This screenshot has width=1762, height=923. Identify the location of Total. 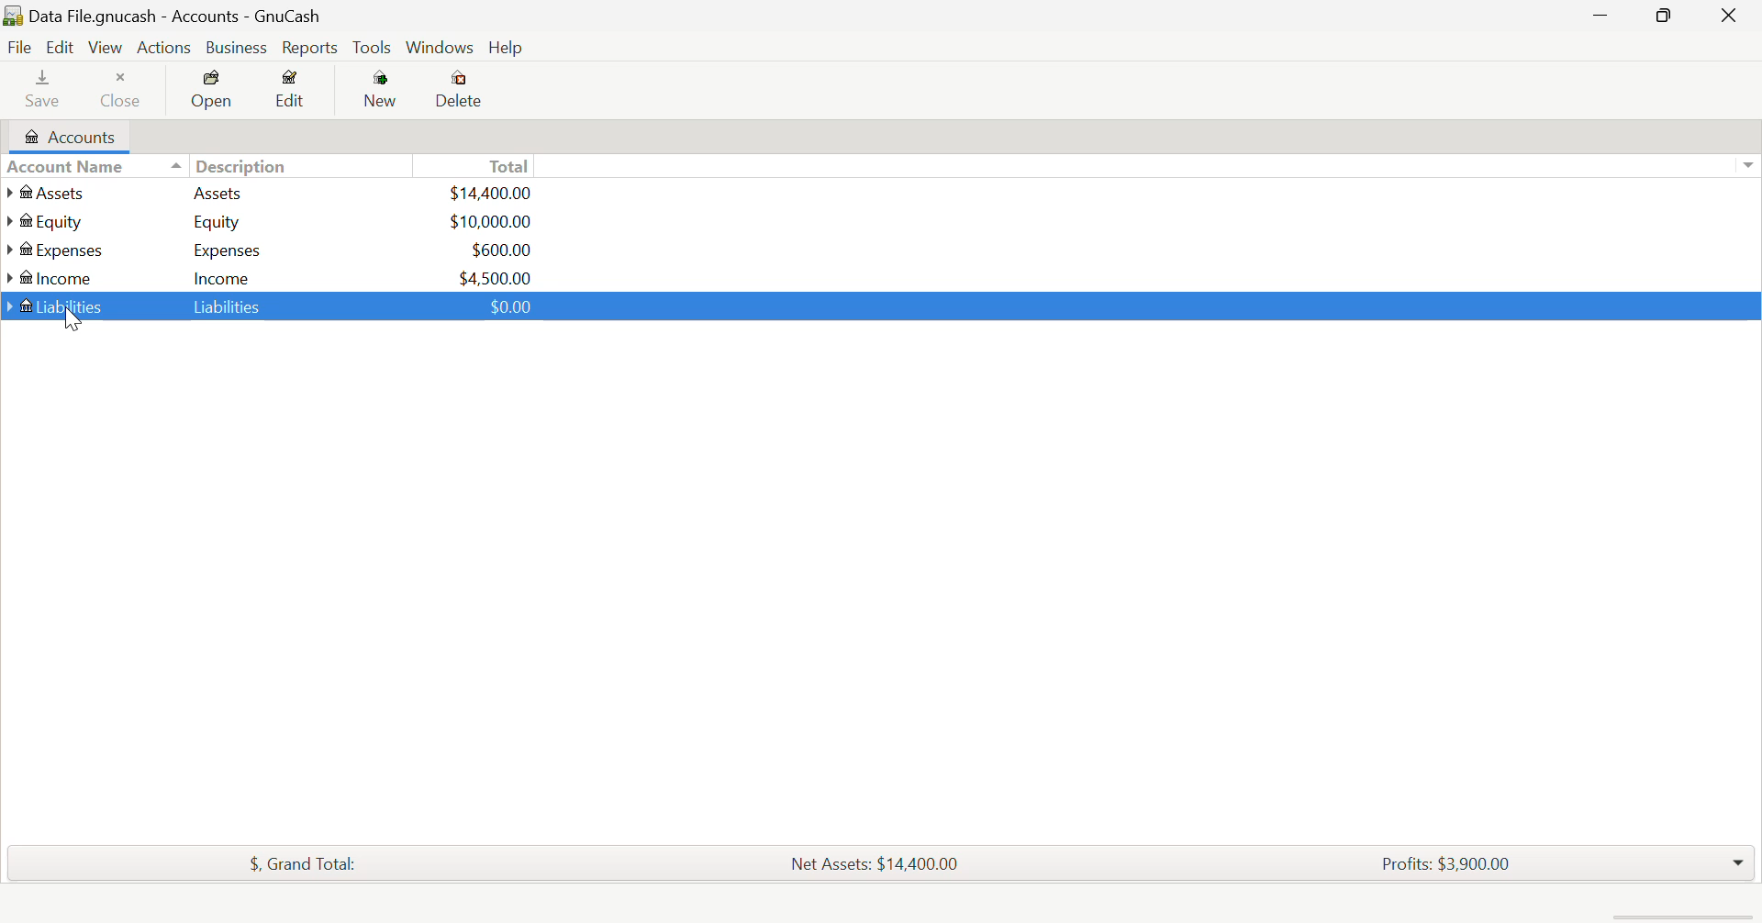
(293, 861).